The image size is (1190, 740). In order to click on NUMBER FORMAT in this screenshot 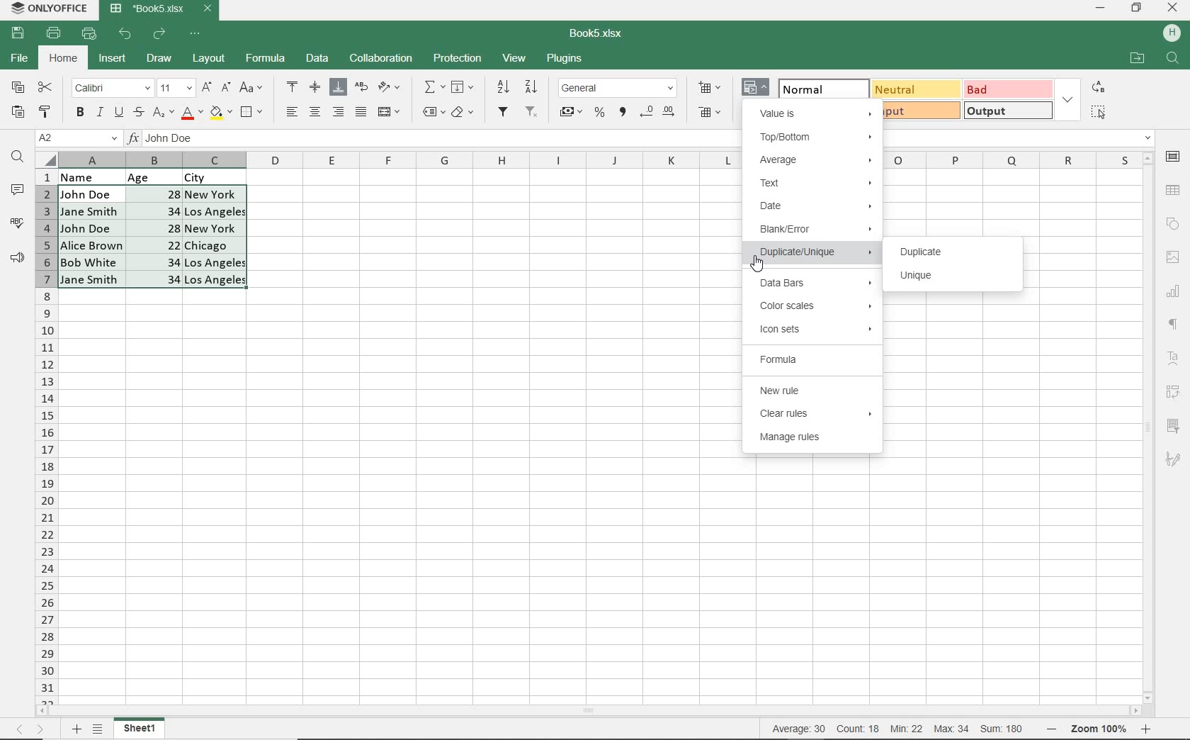, I will do `click(619, 87)`.